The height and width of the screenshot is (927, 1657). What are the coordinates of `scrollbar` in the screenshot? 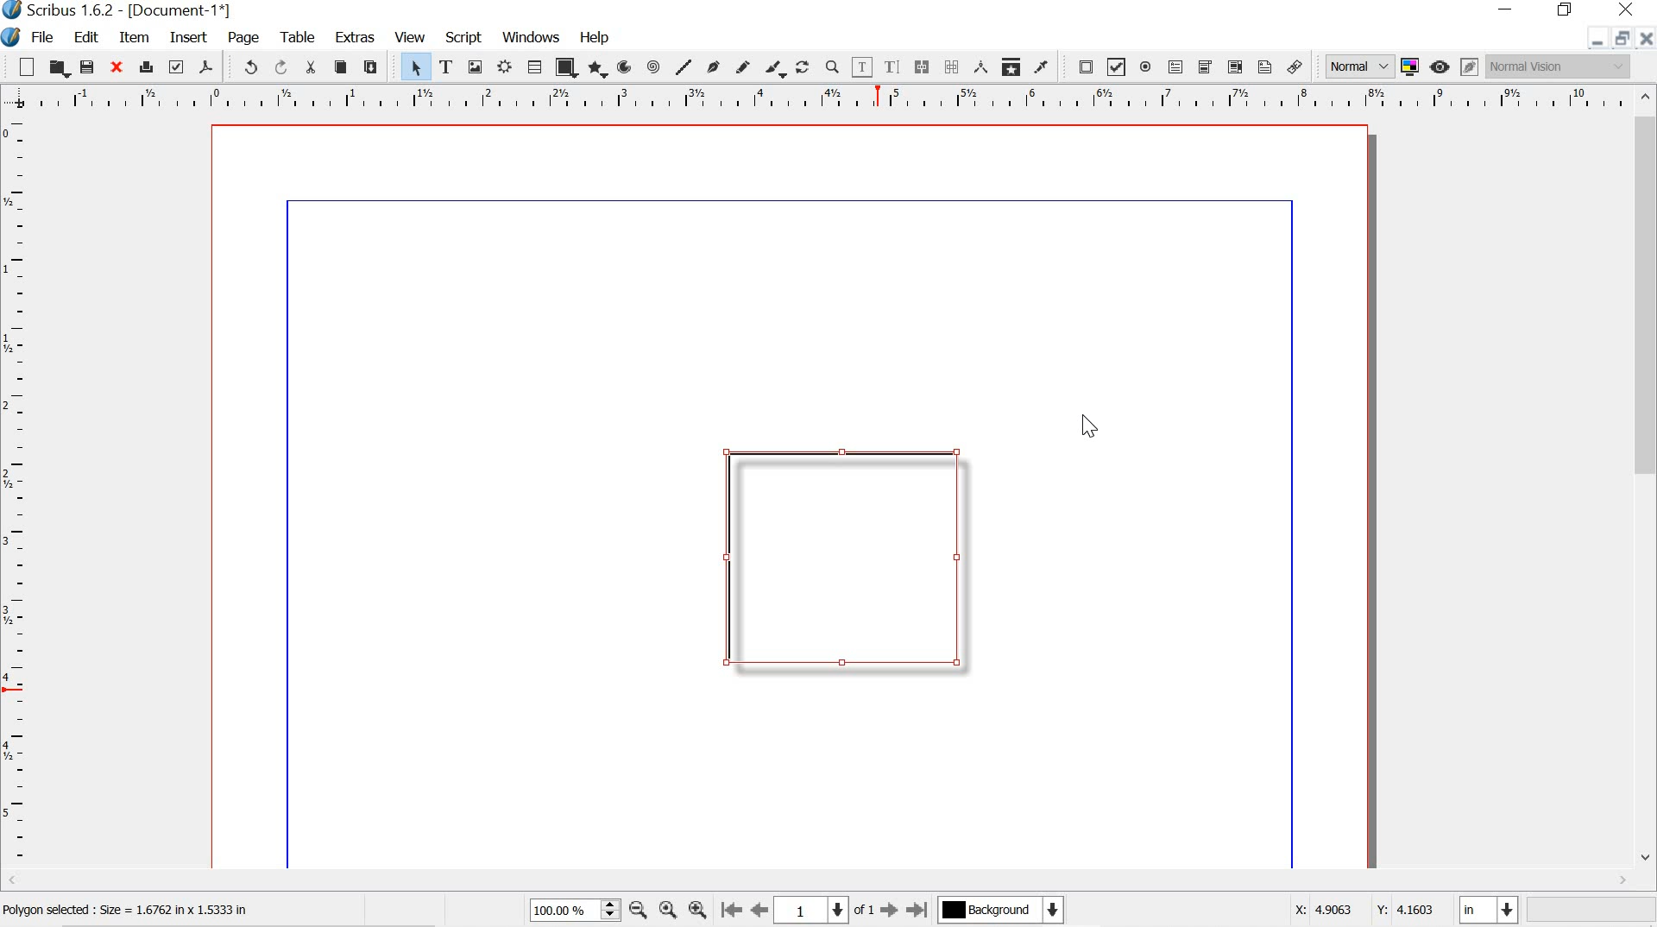 It's located at (1647, 476).